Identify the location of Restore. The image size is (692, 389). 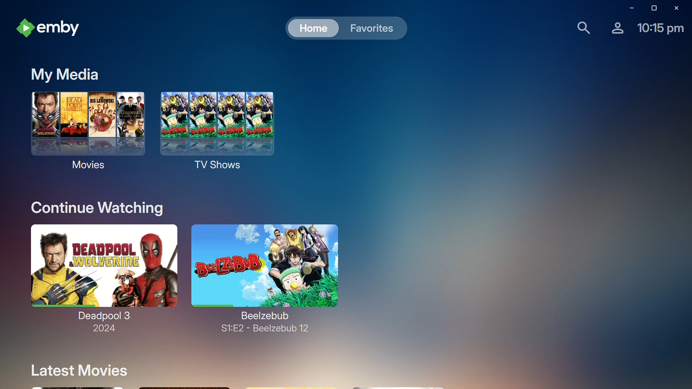
(652, 9).